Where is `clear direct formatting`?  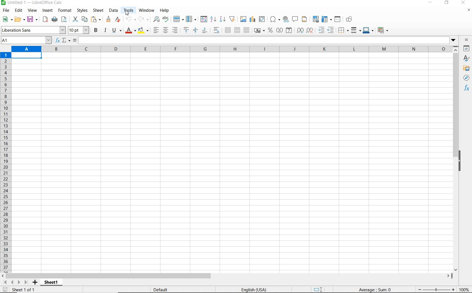 clear direct formatting is located at coordinates (118, 20).